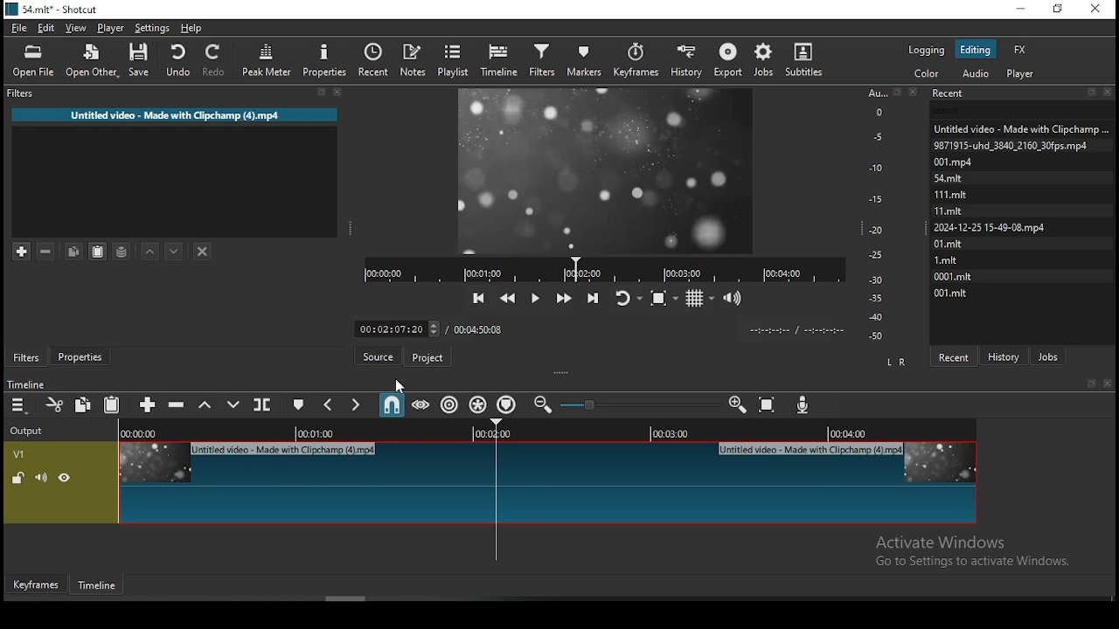 The height and width of the screenshot is (629, 1119). What do you see at coordinates (175, 115) in the screenshot?
I see `Untitled video - Made with Clipchamp (4).mp4` at bounding box center [175, 115].